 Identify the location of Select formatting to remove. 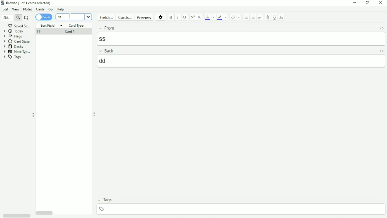
(239, 17).